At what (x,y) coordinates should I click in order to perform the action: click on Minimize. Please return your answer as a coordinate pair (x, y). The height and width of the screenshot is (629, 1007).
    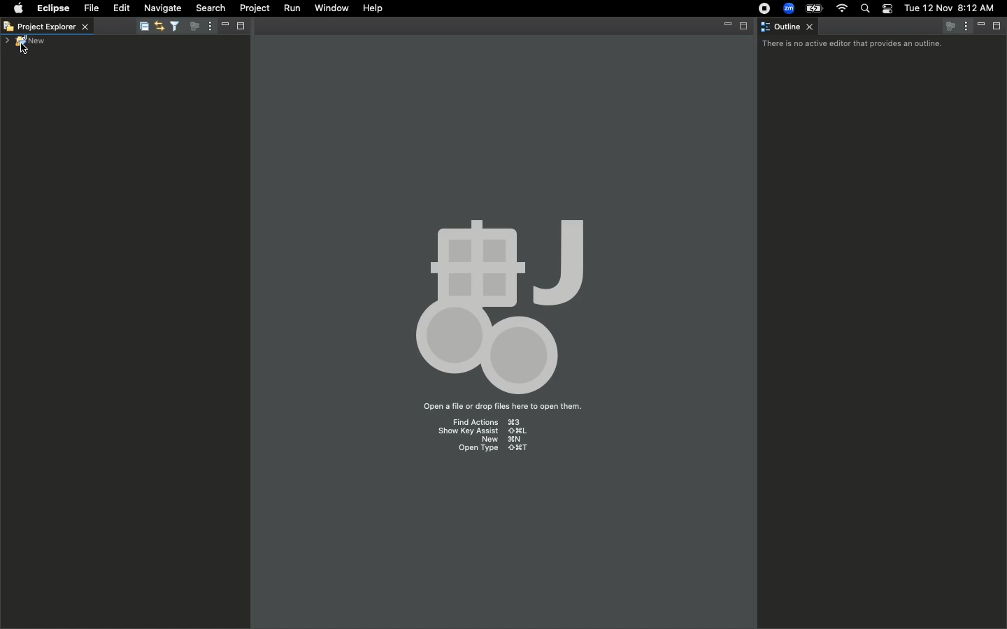
    Looking at the image, I should click on (982, 25).